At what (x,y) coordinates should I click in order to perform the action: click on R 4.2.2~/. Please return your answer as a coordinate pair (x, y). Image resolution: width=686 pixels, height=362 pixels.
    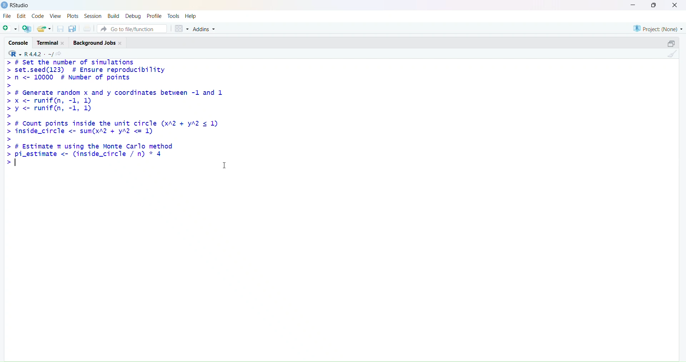
    Looking at the image, I should click on (40, 53).